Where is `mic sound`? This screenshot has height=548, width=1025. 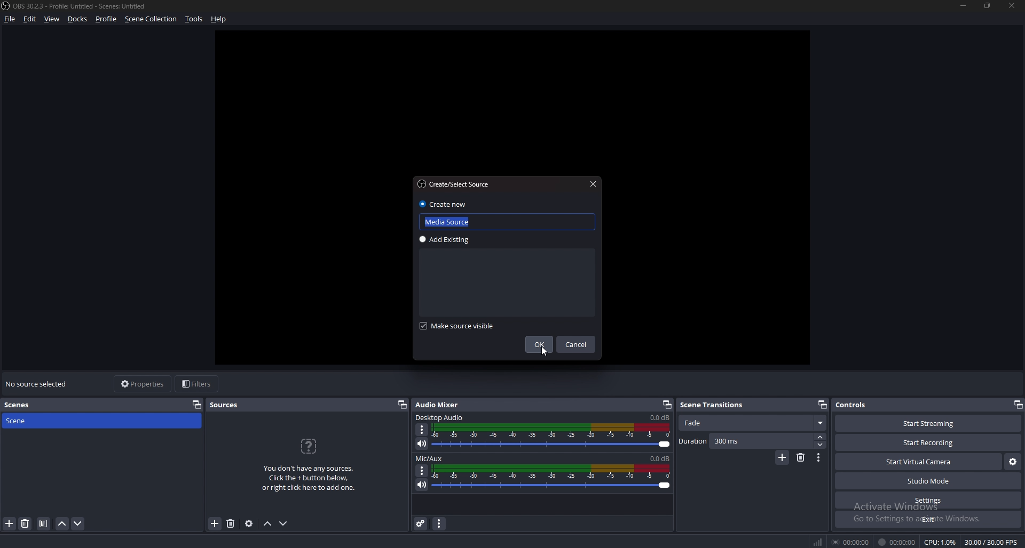 mic sound is located at coordinates (659, 457).